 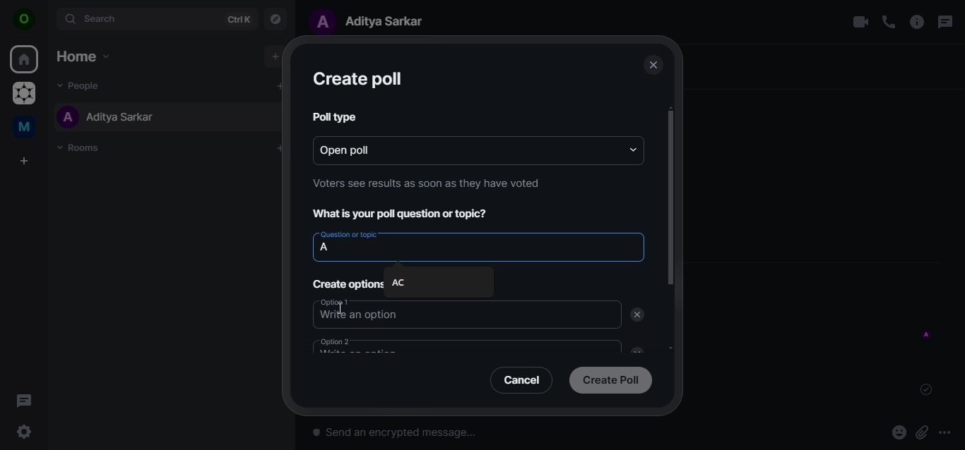 What do you see at coordinates (944, 22) in the screenshot?
I see `threads` at bounding box center [944, 22].